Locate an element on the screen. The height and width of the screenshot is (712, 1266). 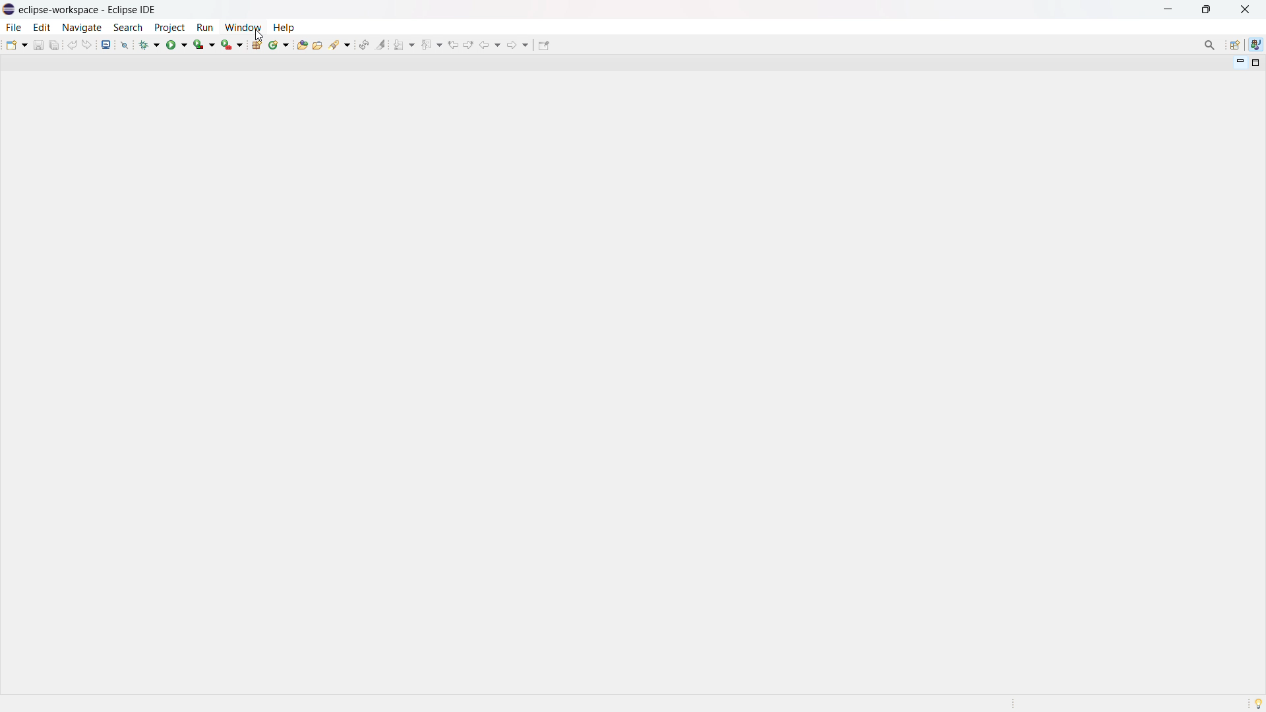
run is located at coordinates (204, 28).